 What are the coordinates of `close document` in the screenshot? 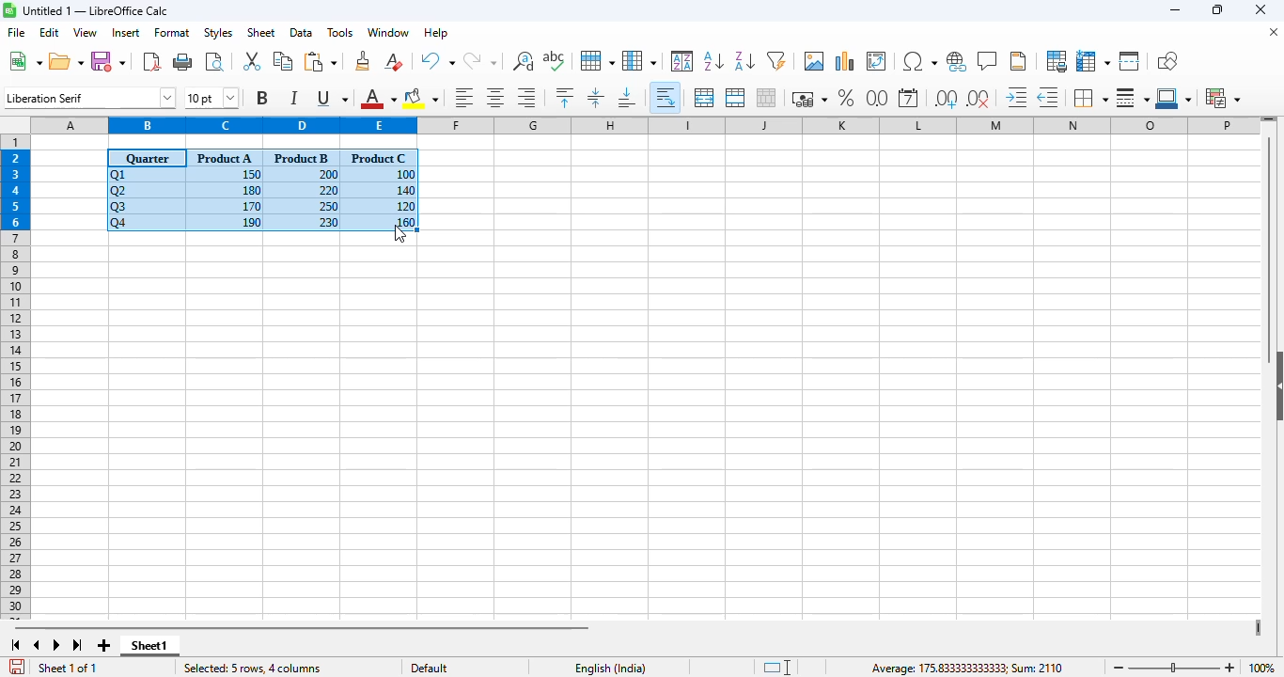 It's located at (1274, 32).